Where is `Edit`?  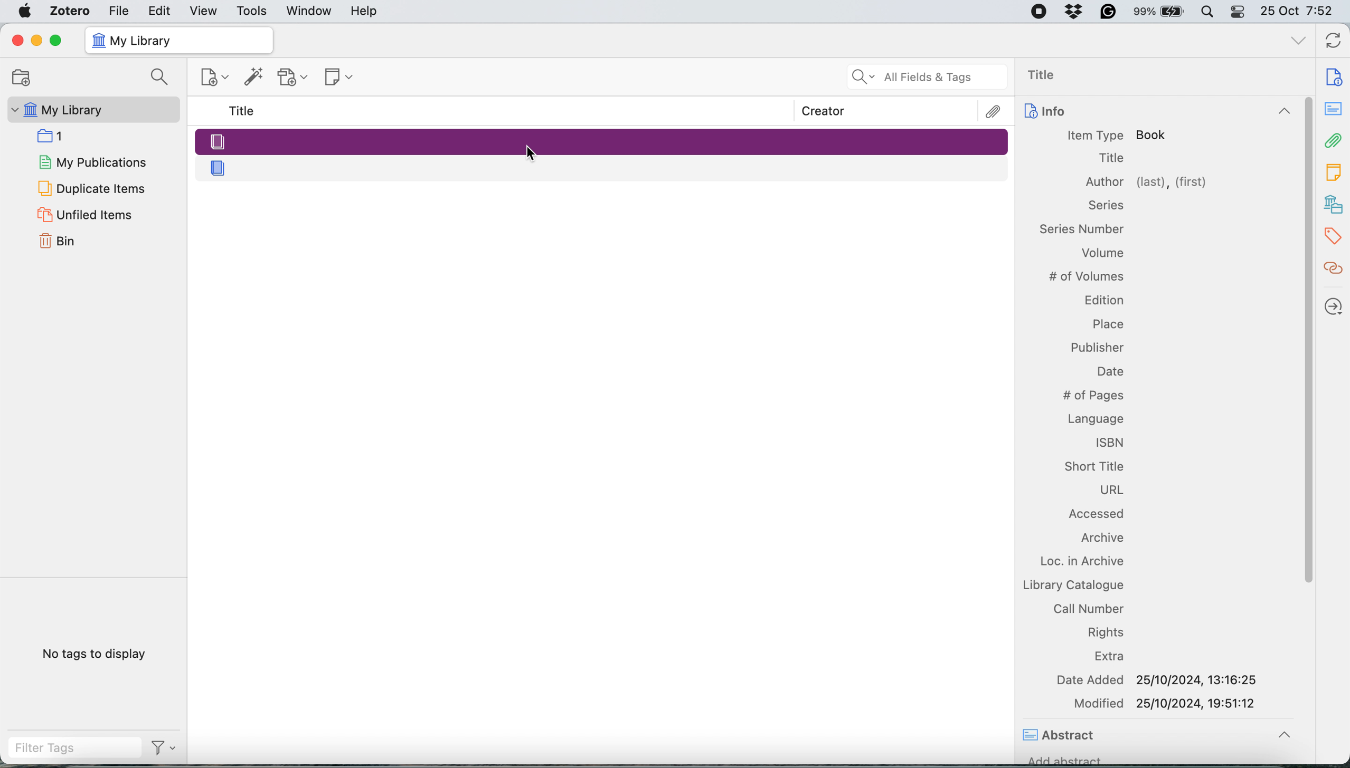
Edit is located at coordinates (161, 11).